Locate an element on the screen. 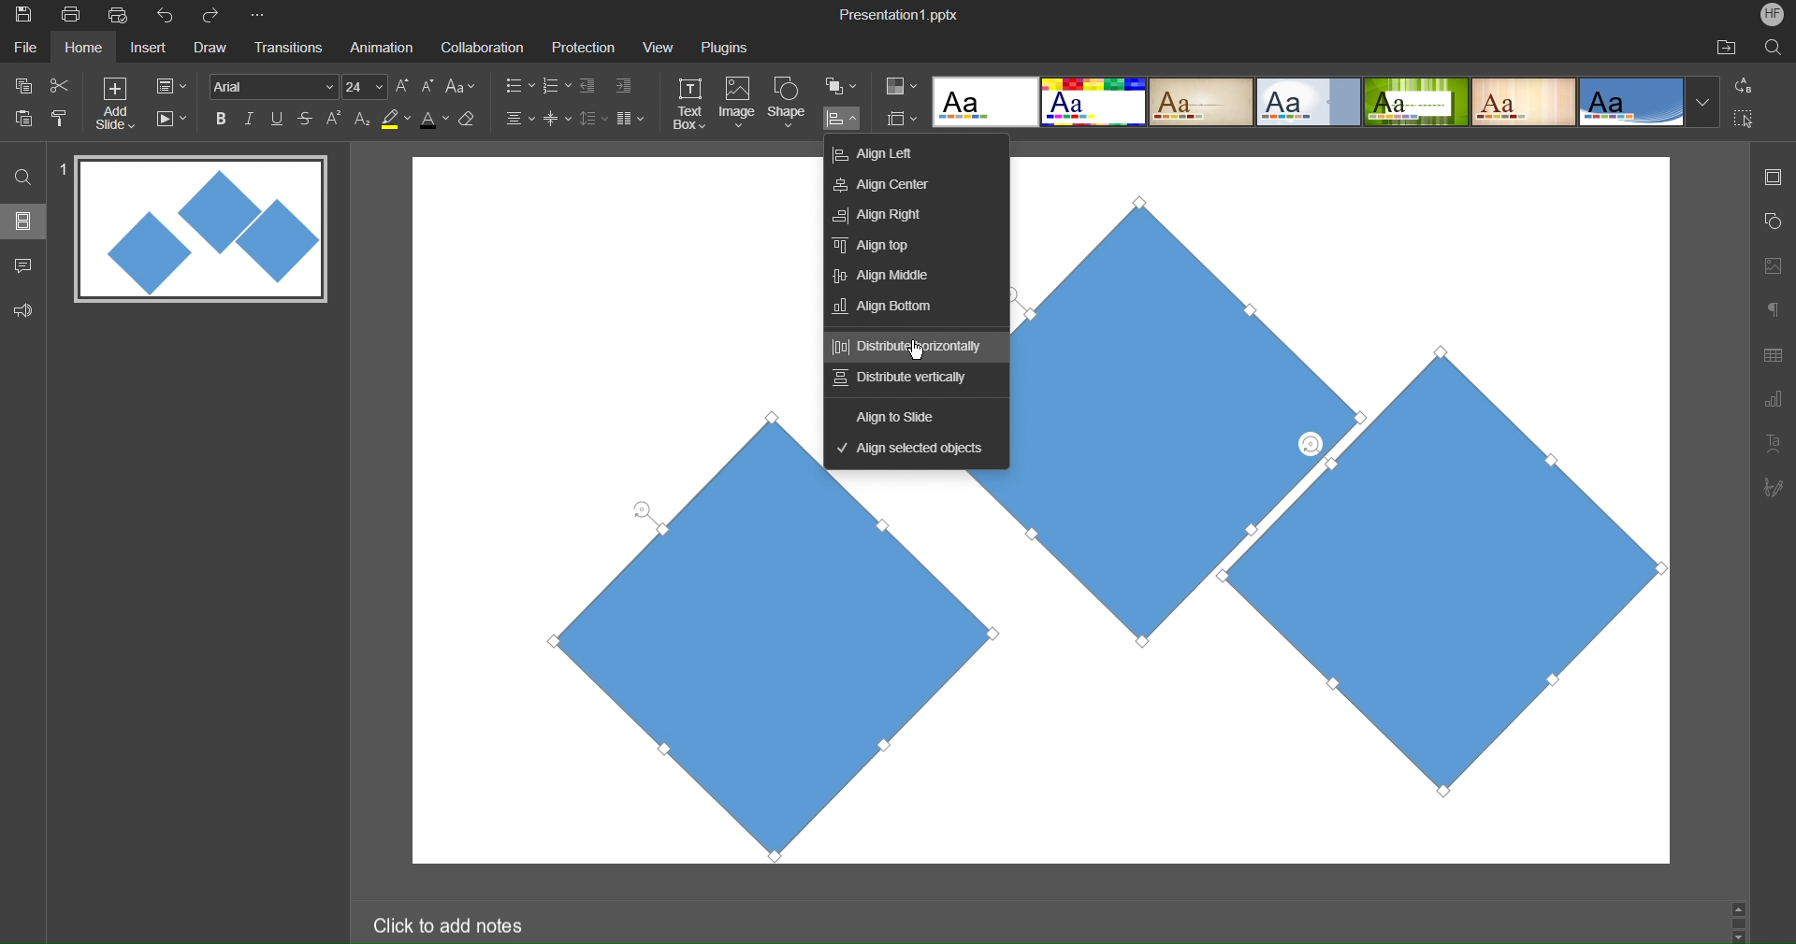 Image resolution: width=1796 pixels, height=944 pixels. support is located at coordinates (28, 308).